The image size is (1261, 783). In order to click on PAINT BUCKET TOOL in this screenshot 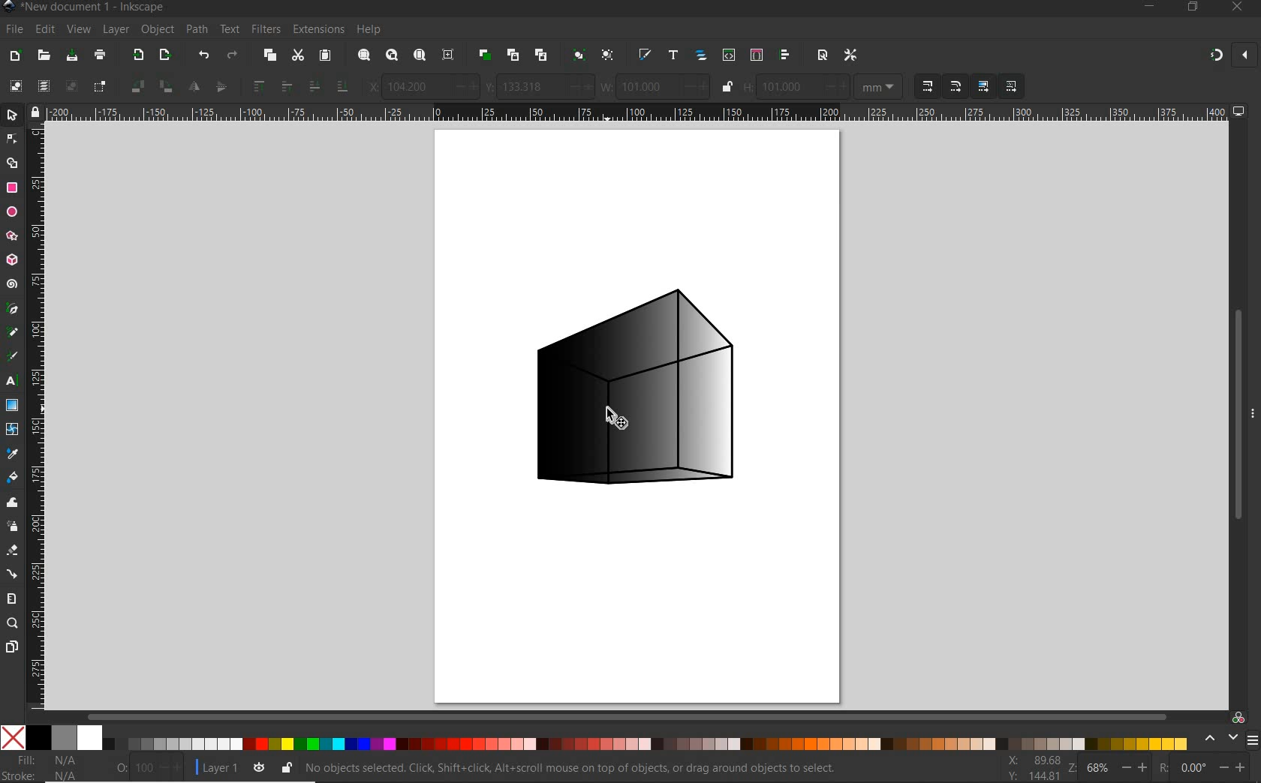, I will do `click(13, 478)`.